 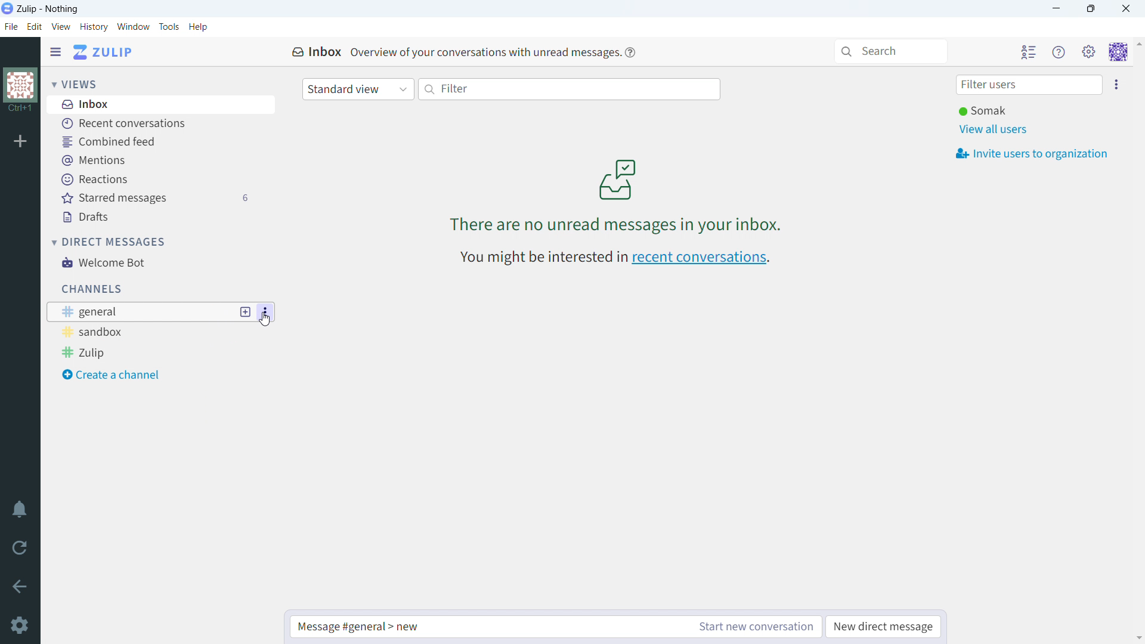 I want to click on drafts, so click(x=154, y=218).